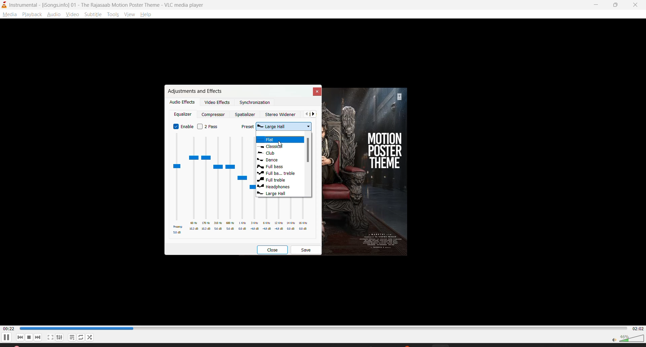 This screenshot has height=347, width=646. Describe the element at coordinates (184, 115) in the screenshot. I see `equalizer` at that location.